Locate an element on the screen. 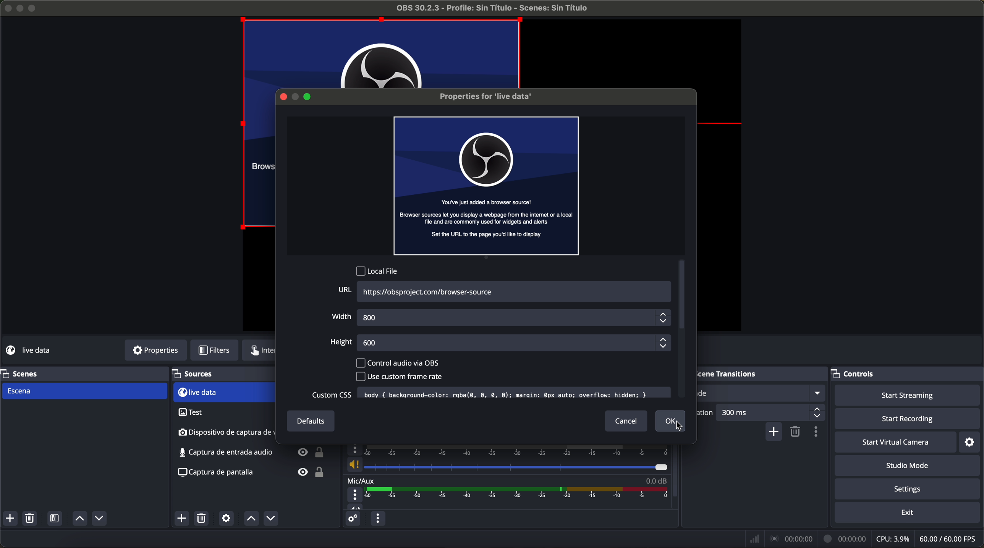  image preview is located at coordinates (487, 185).